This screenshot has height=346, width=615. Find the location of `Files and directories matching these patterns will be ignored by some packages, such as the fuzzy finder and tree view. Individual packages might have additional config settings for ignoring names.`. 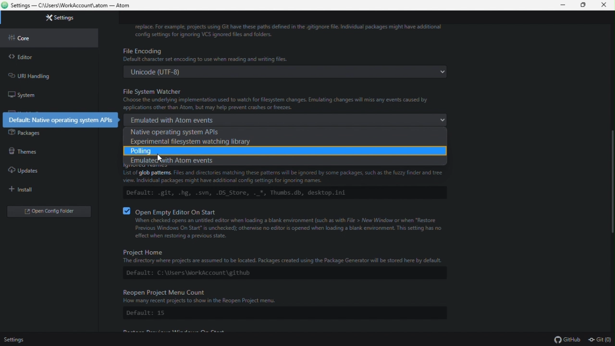

Files and directories matching these patterns will be ignored by some packages, such as the fuzzy finder and tree view. Individual packages might have additional config settings for ignoring names. is located at coordinates (291, 178).